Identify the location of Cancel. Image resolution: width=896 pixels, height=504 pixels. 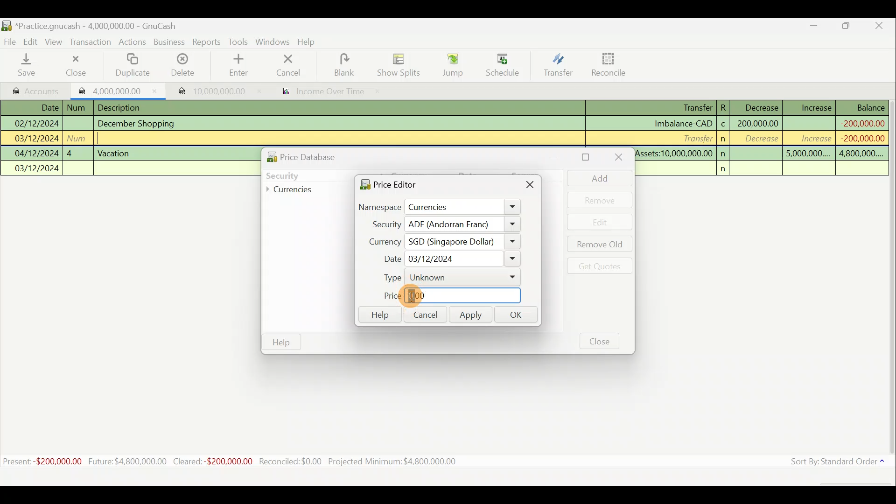
(424, 314).